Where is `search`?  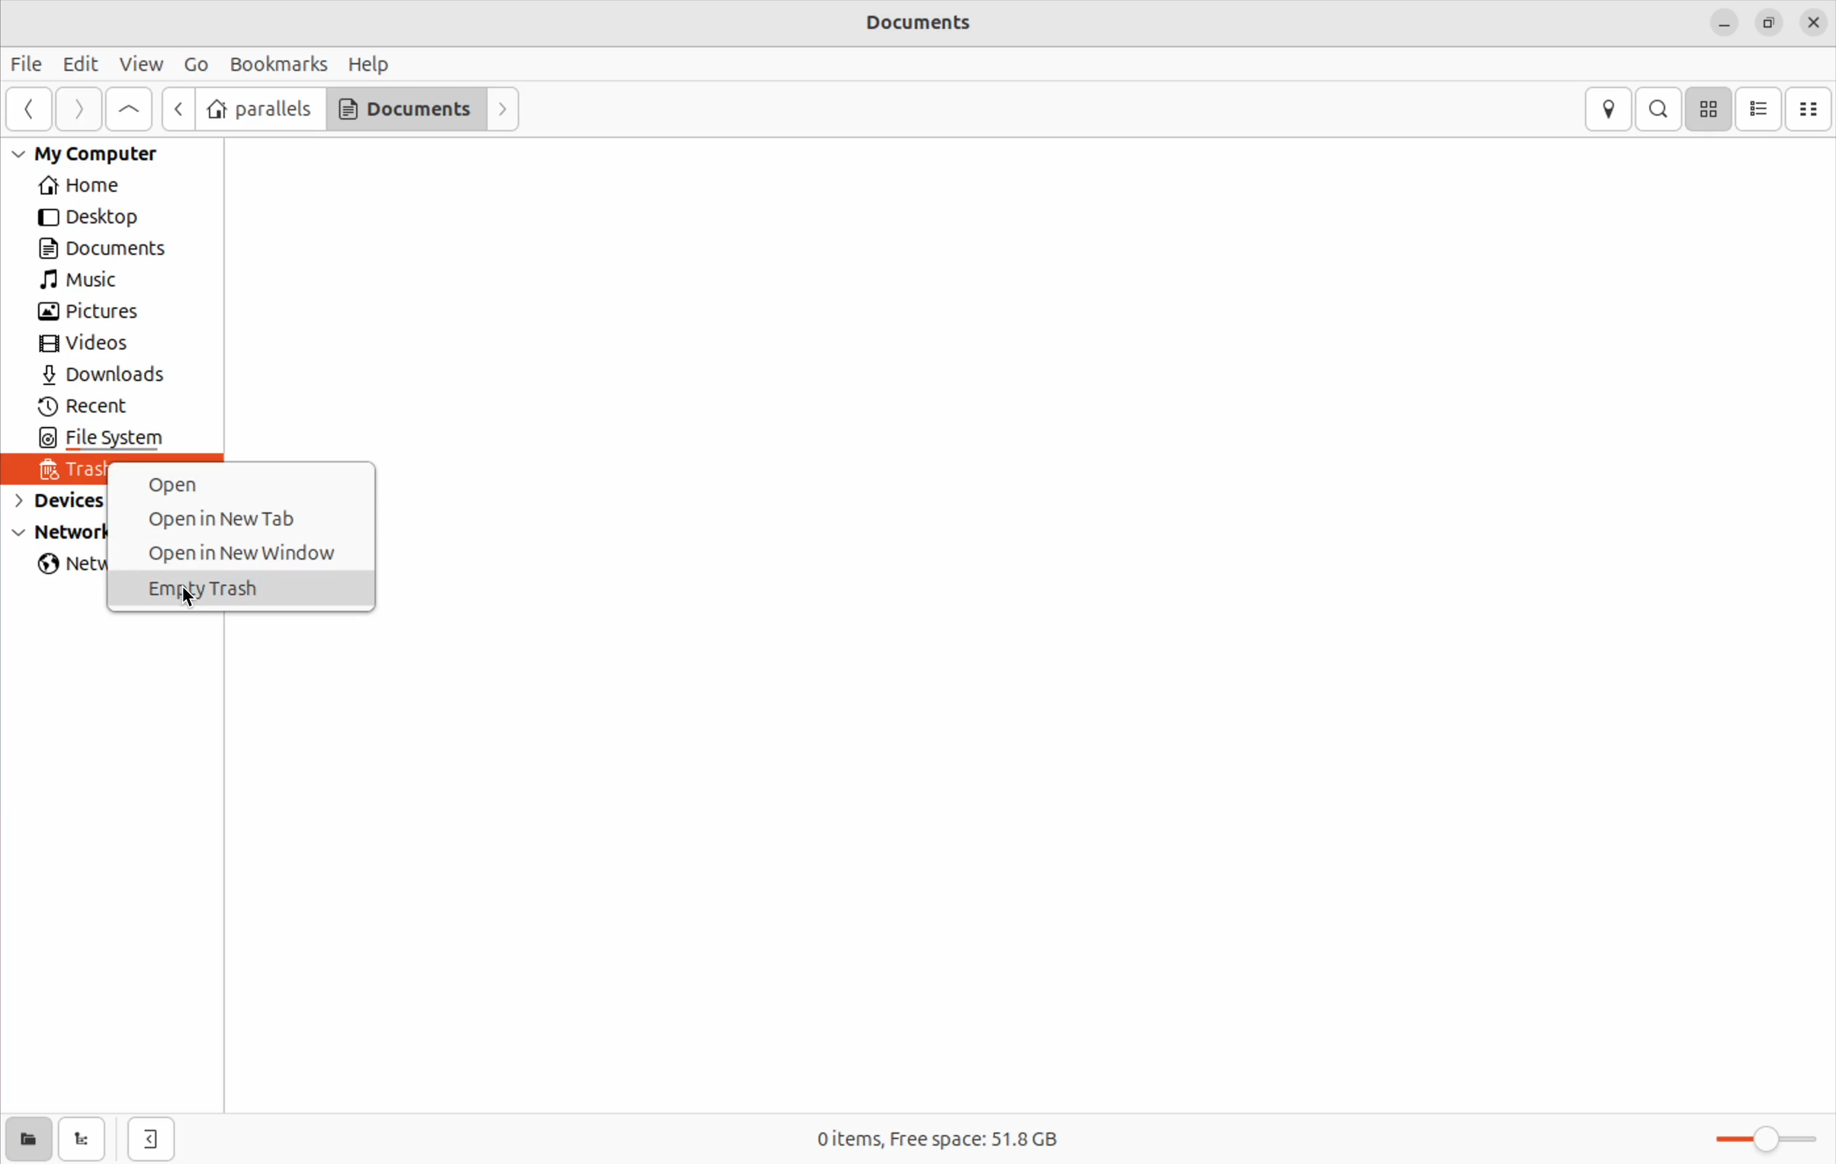 search is located at coordinates (1658, 107).